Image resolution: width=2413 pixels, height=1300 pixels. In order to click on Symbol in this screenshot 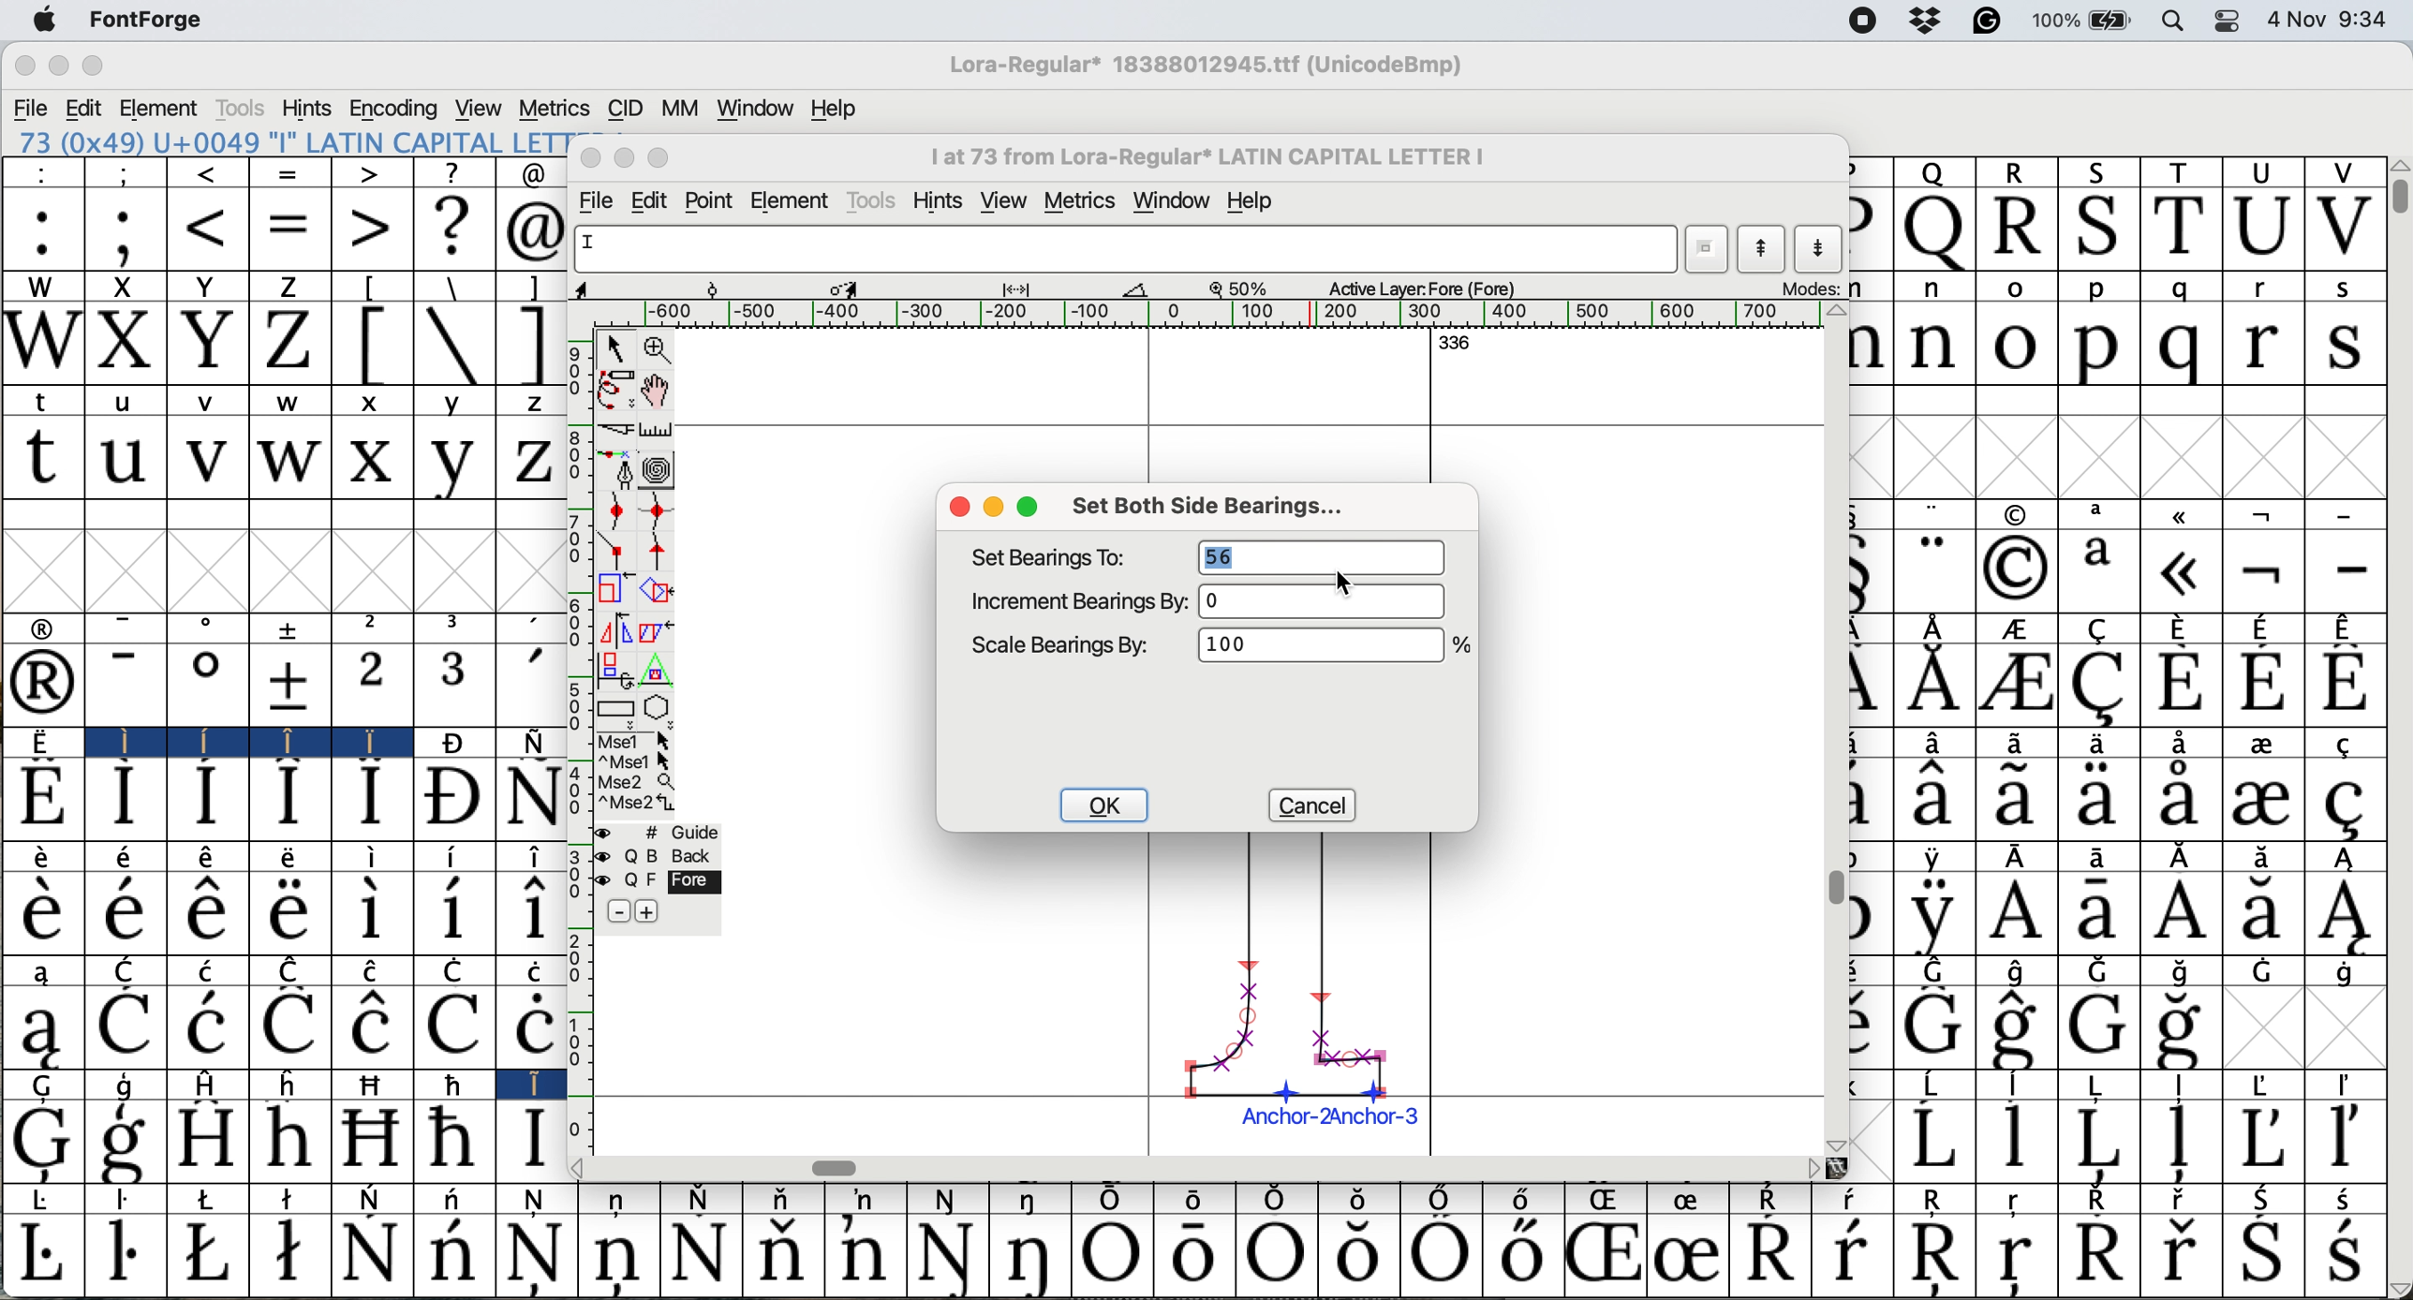, I will do `click(2177, 799)`.